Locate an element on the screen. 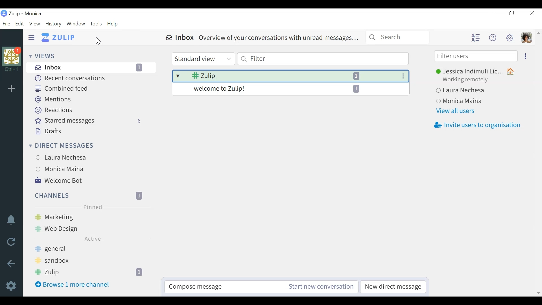 The width and height of the screenshot is (542, 305). Tools is located at coordinates (97, 23).